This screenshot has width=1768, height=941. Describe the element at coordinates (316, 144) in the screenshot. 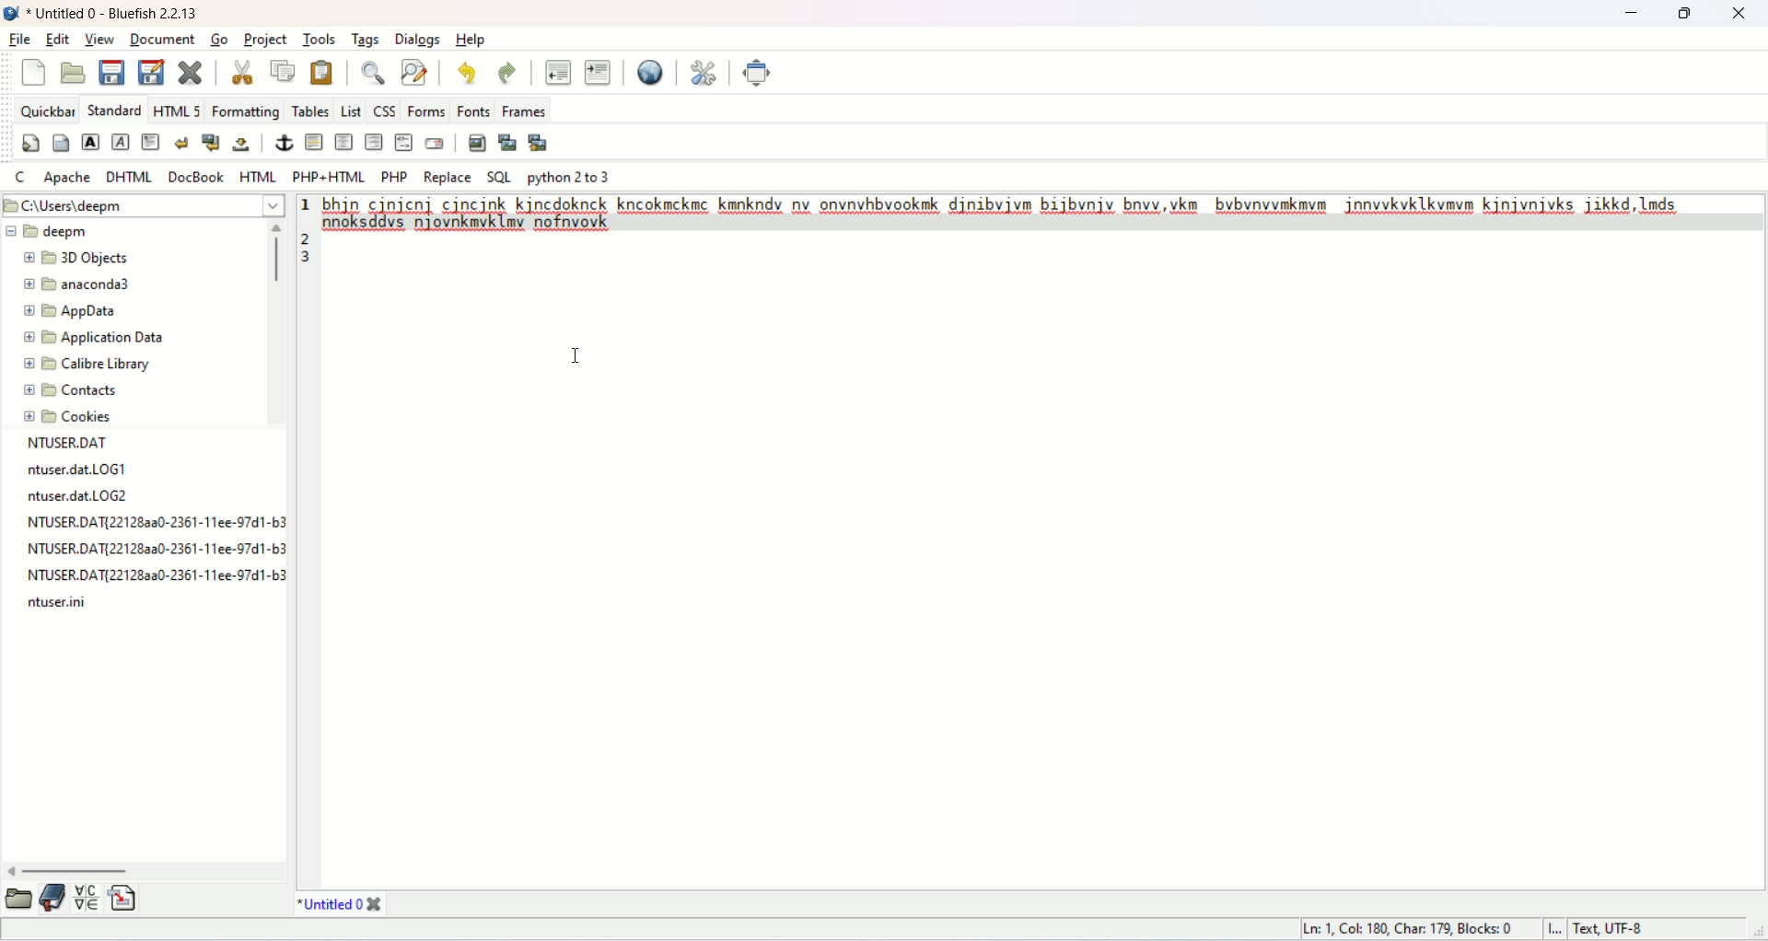

I see `horizontal` at that location.